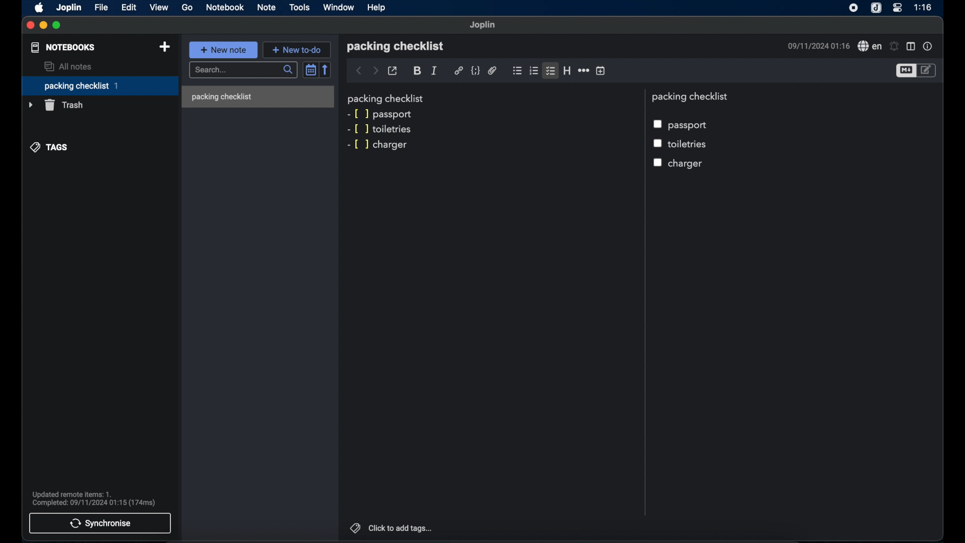 The height and width of the screenshot is (543, 965). Describe the element at coordinates (392, 145) in the screenshot. I see `charger` at that location.